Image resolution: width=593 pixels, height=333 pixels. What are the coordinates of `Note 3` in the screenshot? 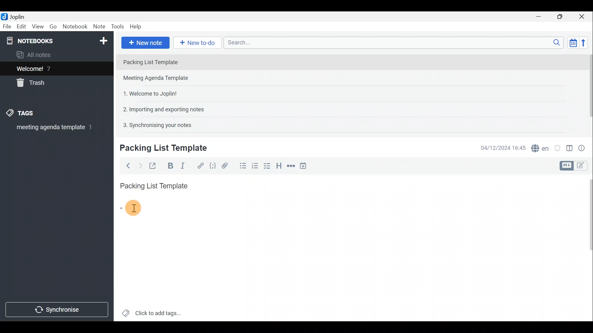 It's located at (148, 93).